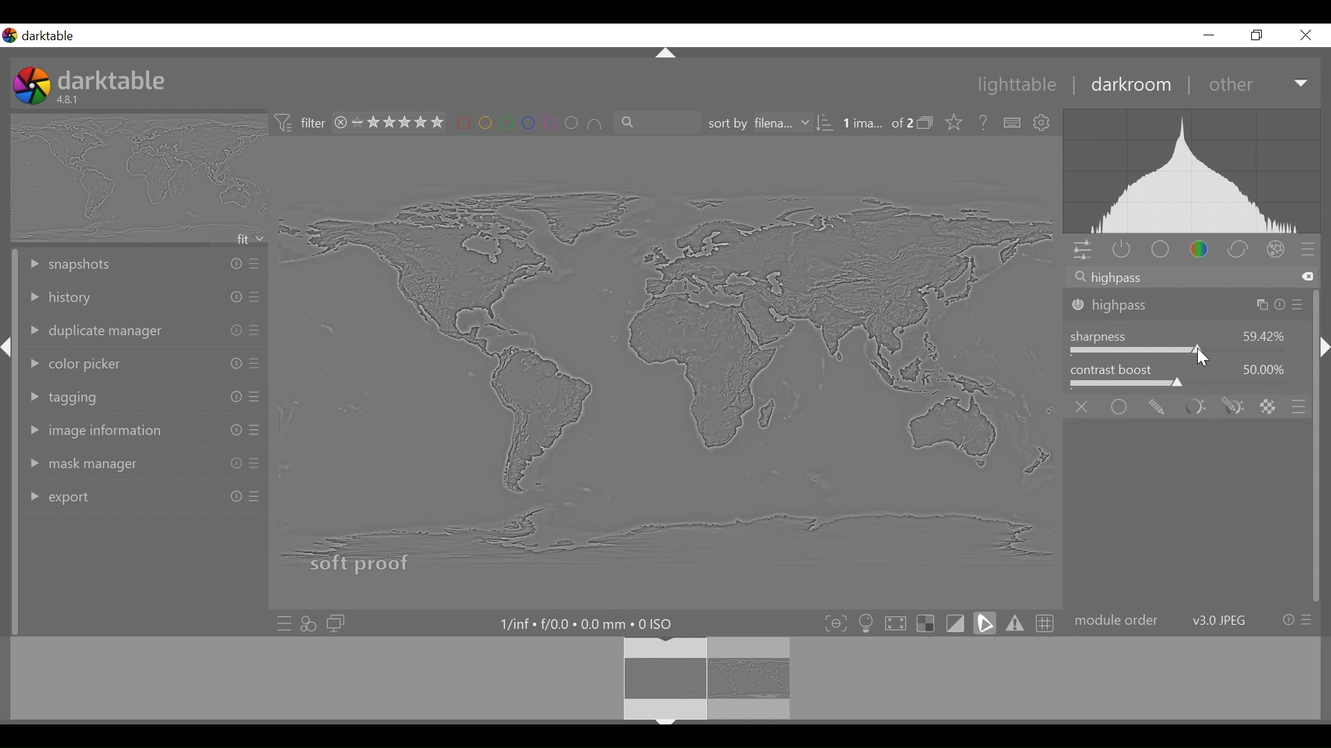  Describe the element at coordinates (31, 84) in the screenshot. I see `Darktable Desktop icon` at that location.